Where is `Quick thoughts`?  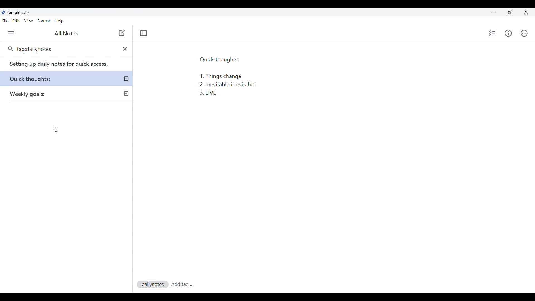 Quick thoughts is located at coordinates (37, 79).